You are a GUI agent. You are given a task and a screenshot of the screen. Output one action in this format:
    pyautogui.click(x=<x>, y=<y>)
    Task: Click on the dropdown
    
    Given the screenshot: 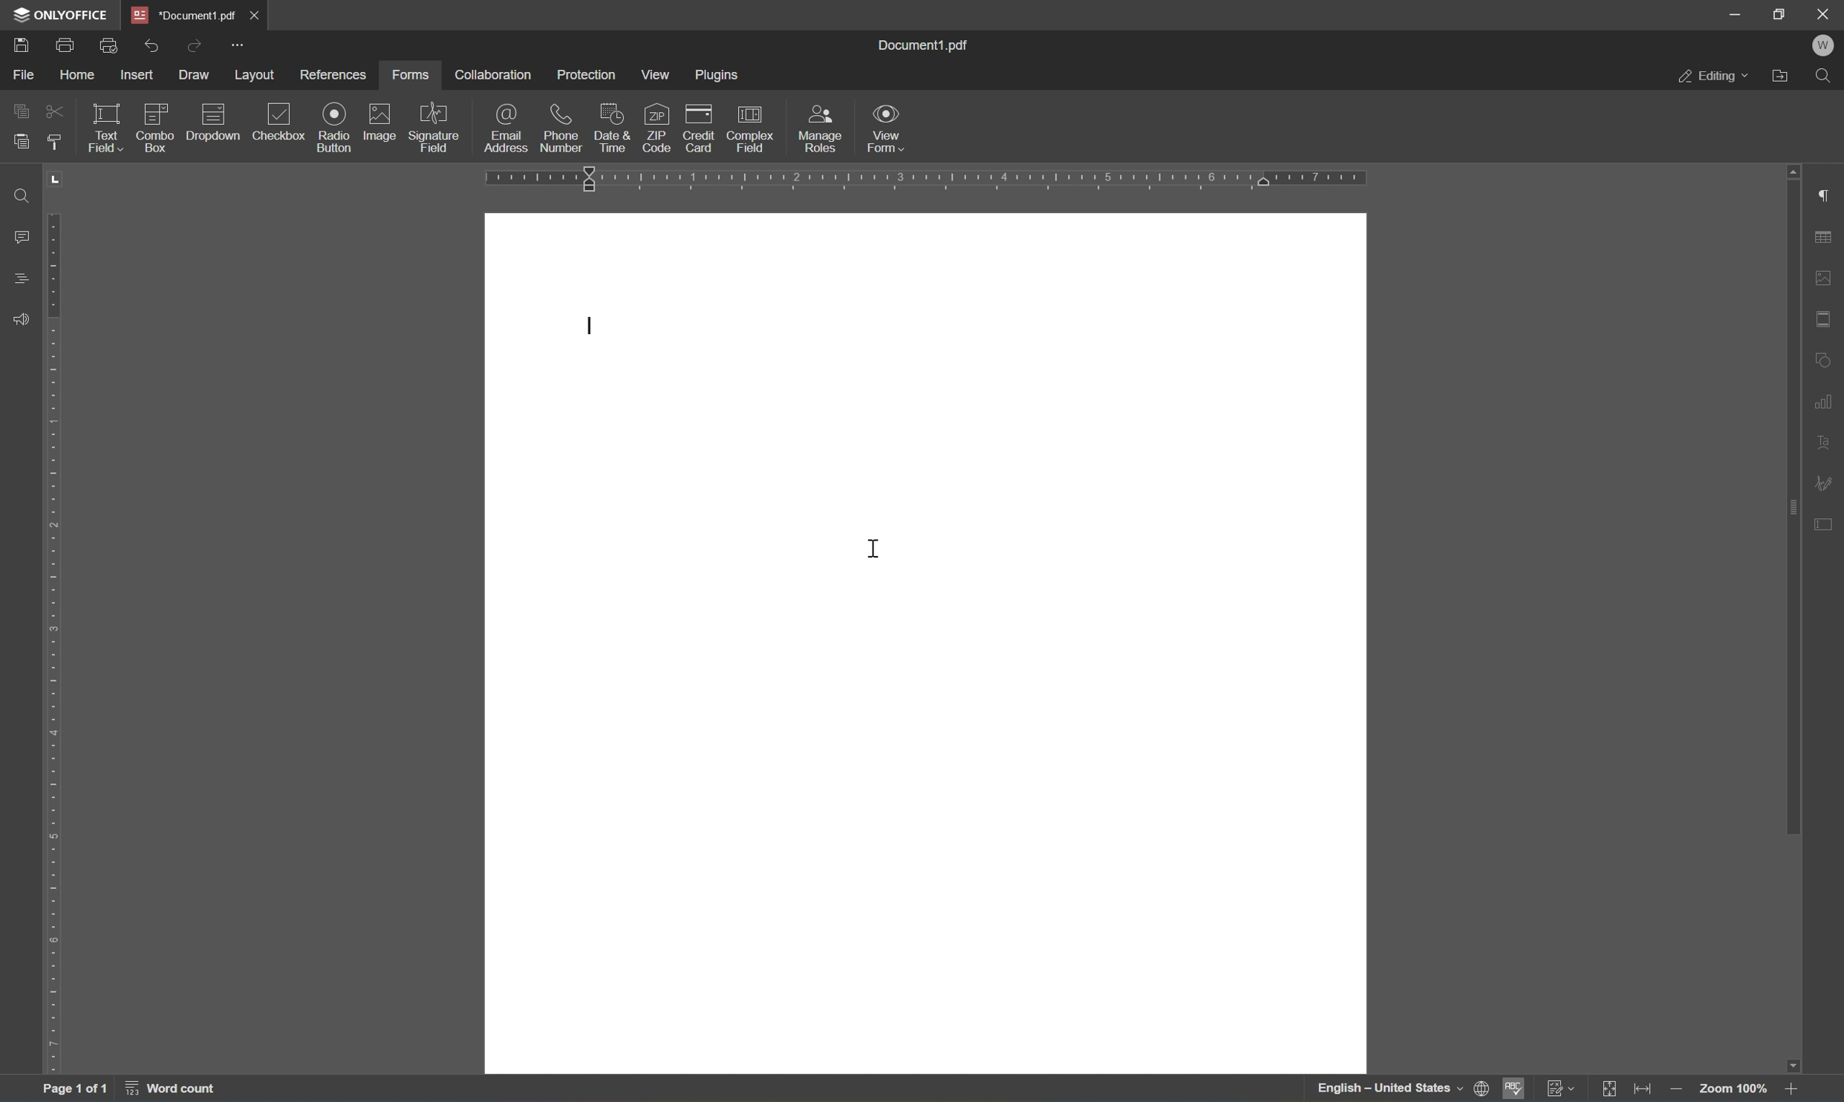 What is the action you would take?
    pyautogui.click(x=214, y=126)
    